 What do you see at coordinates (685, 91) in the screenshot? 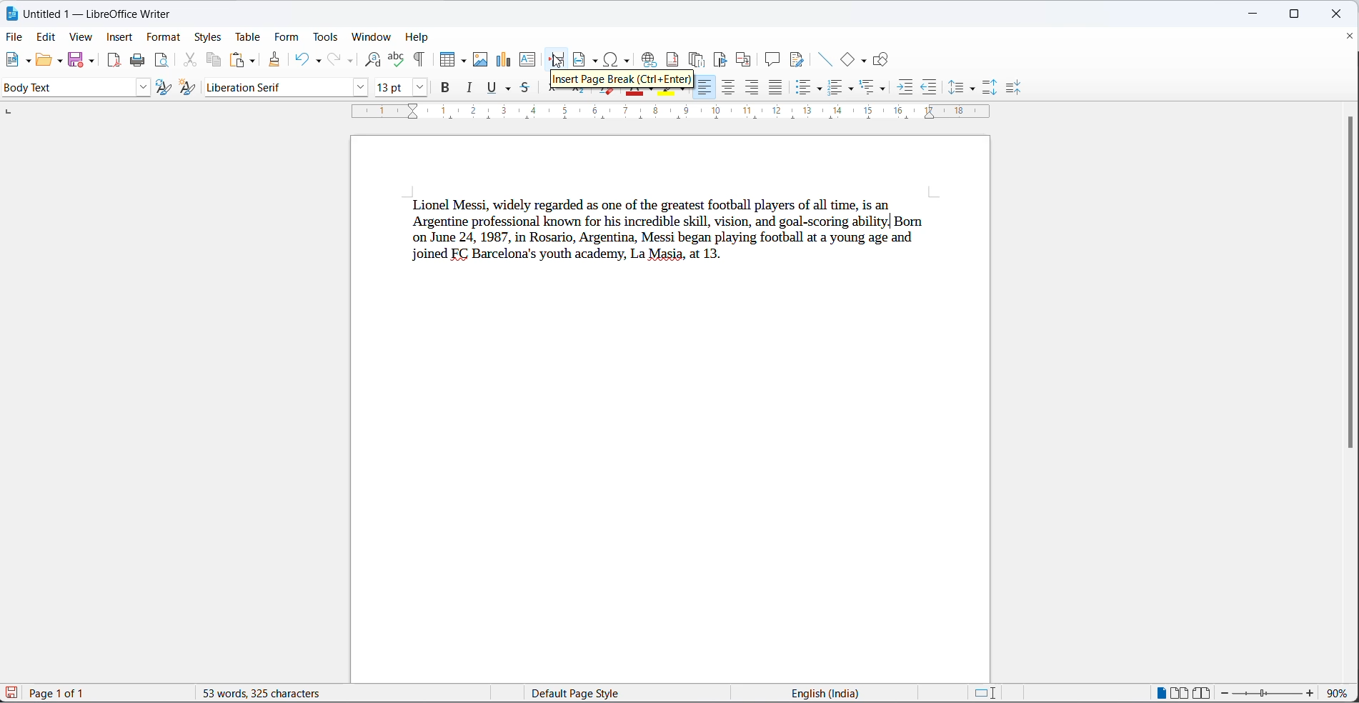
I see `character highlighting` at bounding box center [685, 91].